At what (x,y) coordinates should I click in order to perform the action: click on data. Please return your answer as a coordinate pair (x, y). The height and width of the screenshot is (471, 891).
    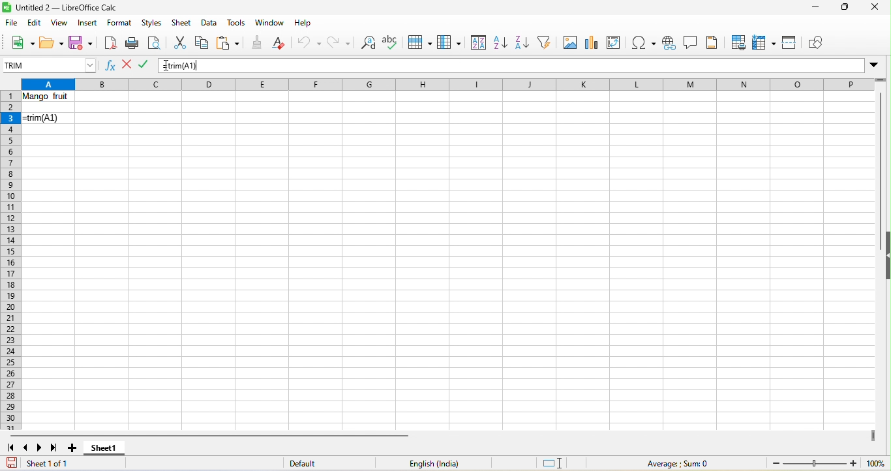
    Looking at the image, I should click on (209, 23).